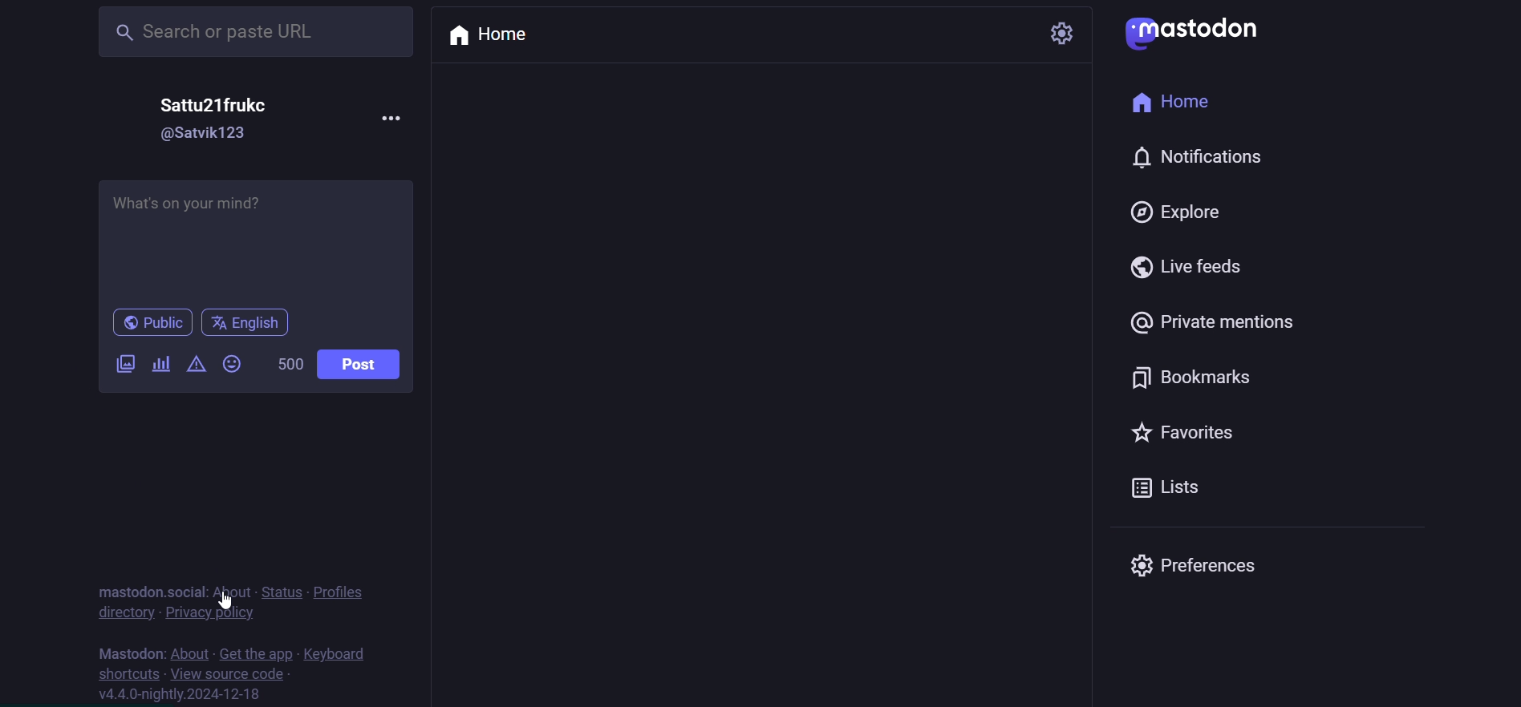 The width and height of the screenshot is (1521, 707). Describe the element at coordinates (207, 134) in the screenshot. I see `id` at that location.